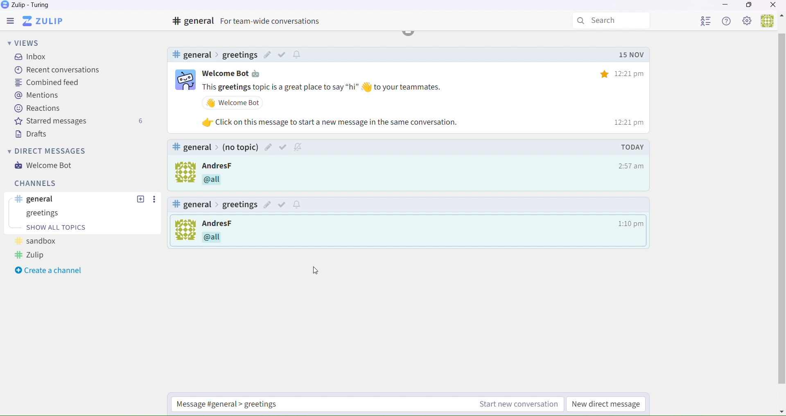 The height and width of the screenshot is (416, 786). I want to click on bot logo, so click(186, 78).